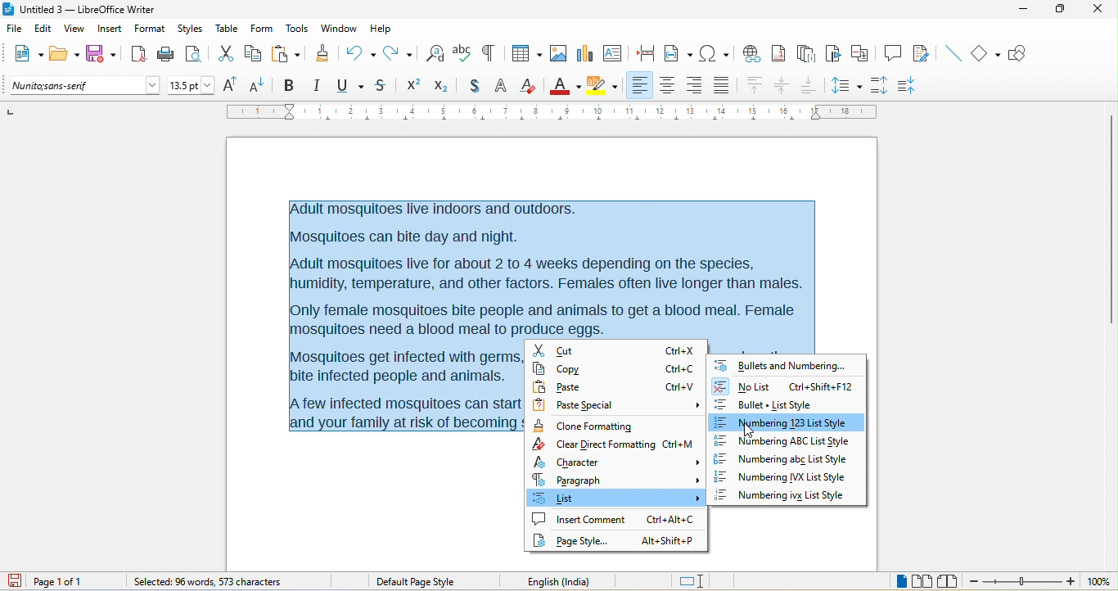 The height and width of the screenshot is (591, 1118). What do you see at coordinates (784, 386) in the screenshot?
I see `no list` at bounding box center [784, 386].